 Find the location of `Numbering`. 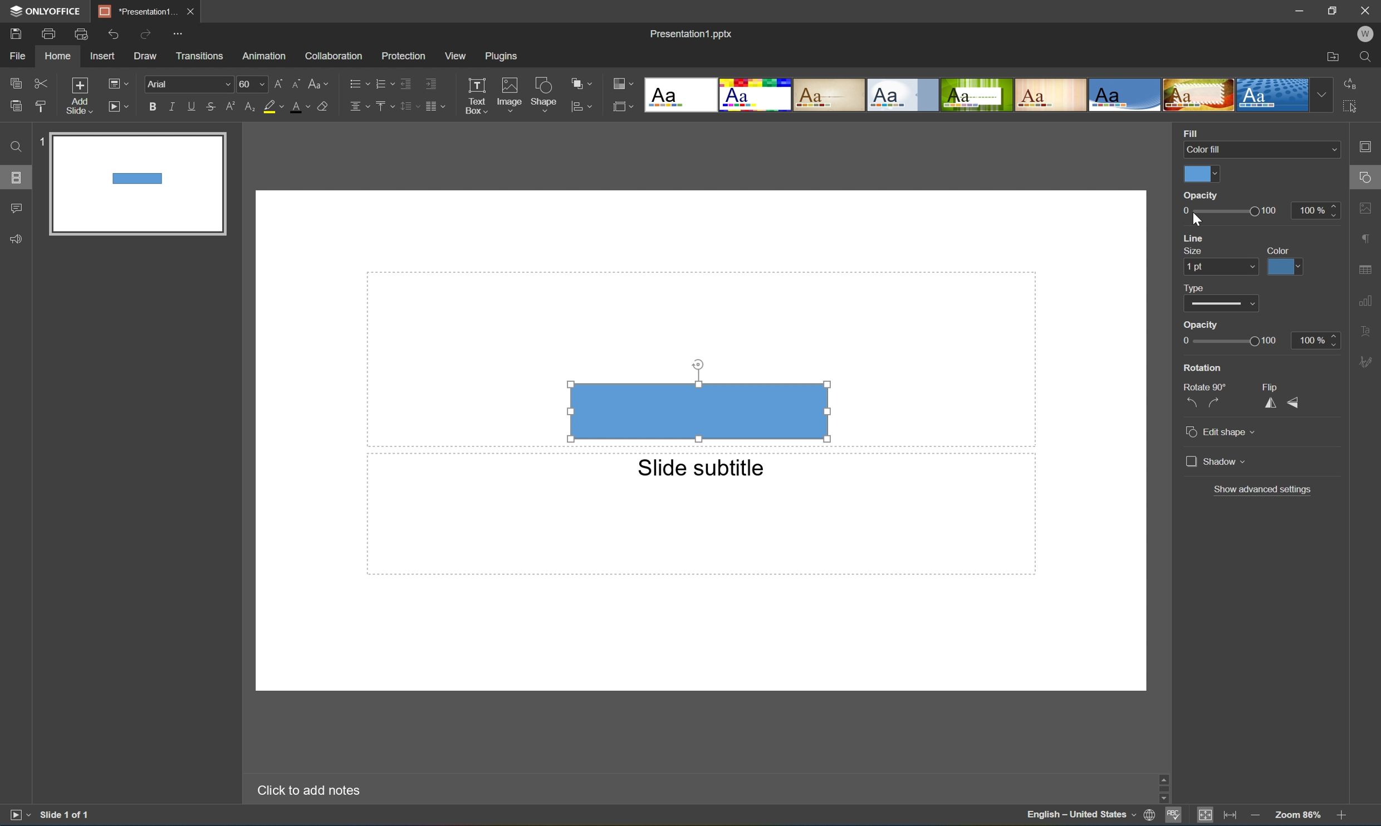

Numbering is located at coordinates (381, 82).